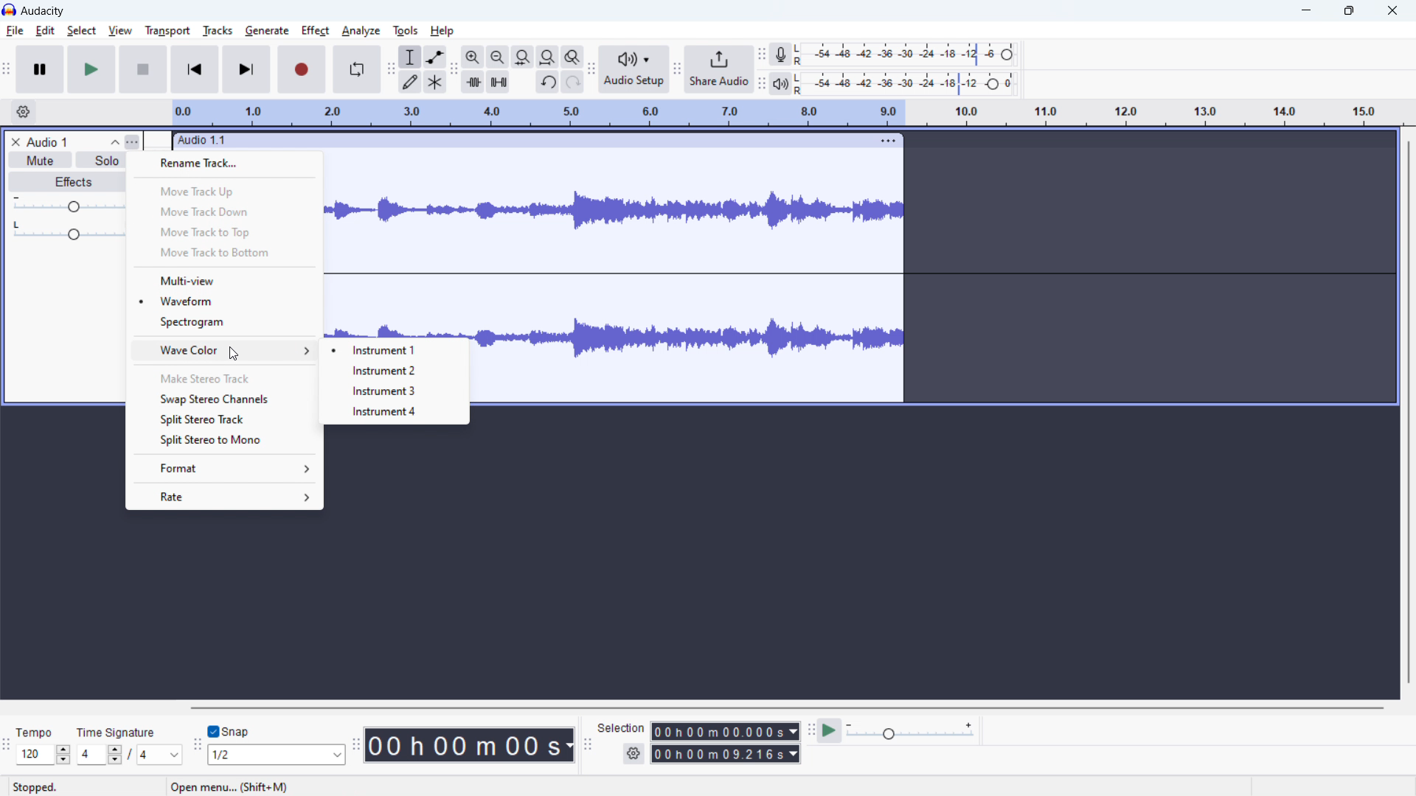  Describe the element at coordinates (7, 748) in the screenshot. I see `time signature toolbar` at that location.